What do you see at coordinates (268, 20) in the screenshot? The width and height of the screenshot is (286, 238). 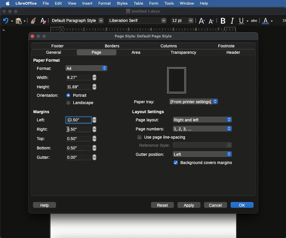 I see `Font color` at bounding box center [268, 20].